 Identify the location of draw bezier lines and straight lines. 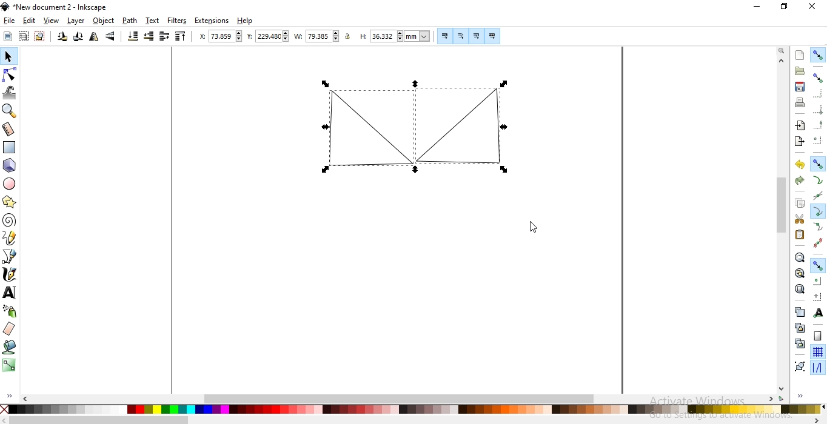
(11, 257).